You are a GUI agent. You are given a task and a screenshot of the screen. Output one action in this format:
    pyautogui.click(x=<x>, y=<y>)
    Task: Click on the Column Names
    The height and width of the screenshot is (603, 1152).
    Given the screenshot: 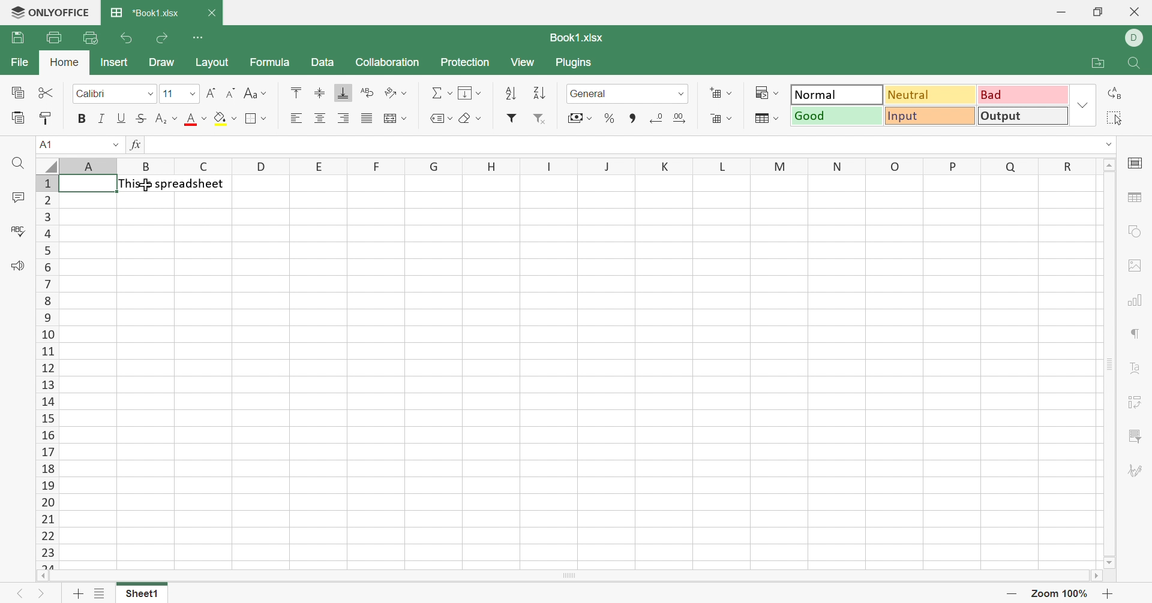 What is the action you would take?
    pyautogui.click(x=568, y=166)
    